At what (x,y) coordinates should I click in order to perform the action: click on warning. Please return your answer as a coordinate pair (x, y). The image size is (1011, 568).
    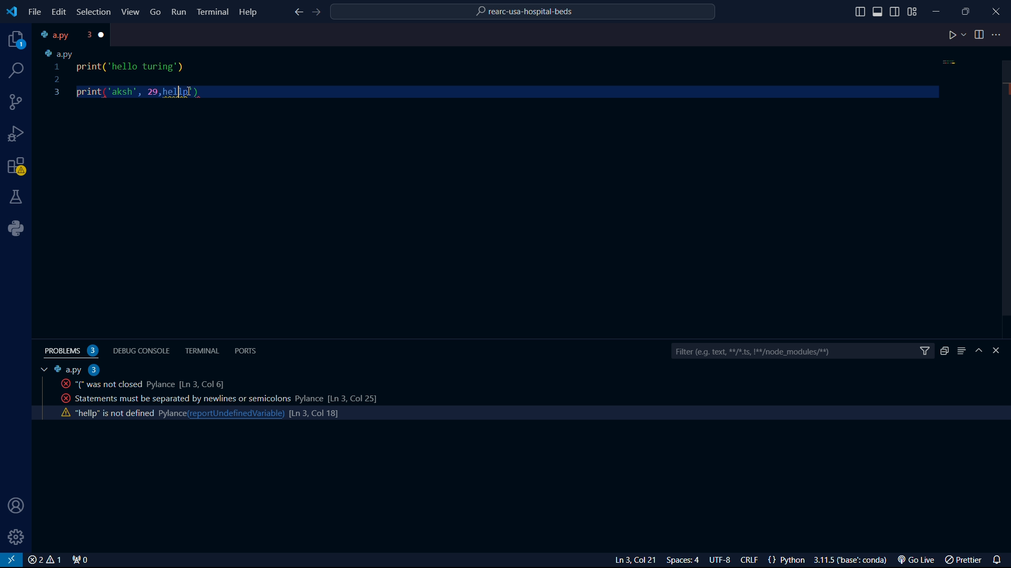
    Looking at the image, I should click on (17, 168).